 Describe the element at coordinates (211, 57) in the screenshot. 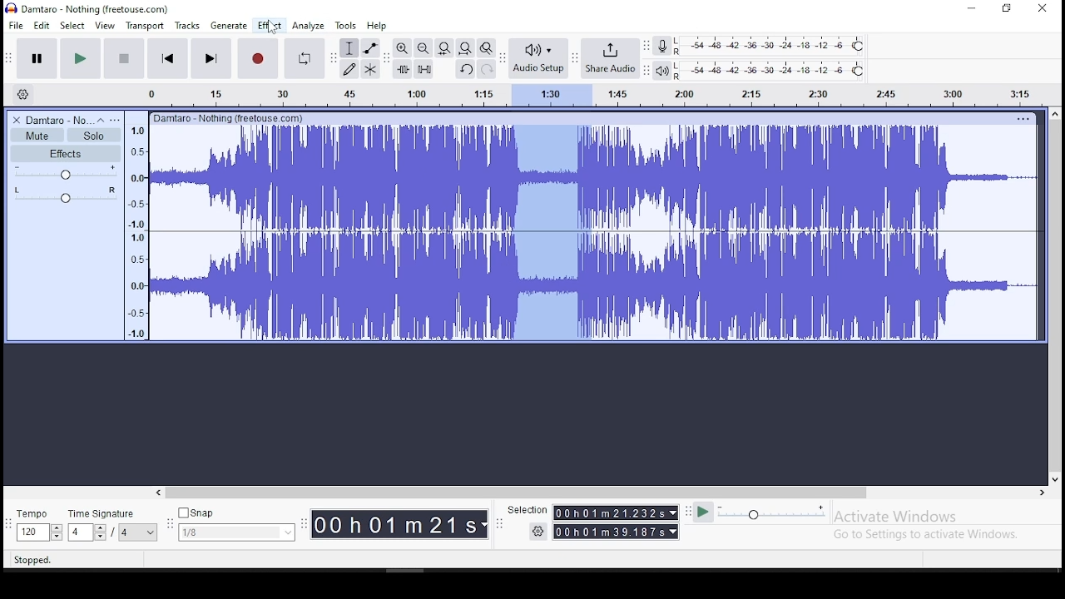

I see `skip to start` at that location.